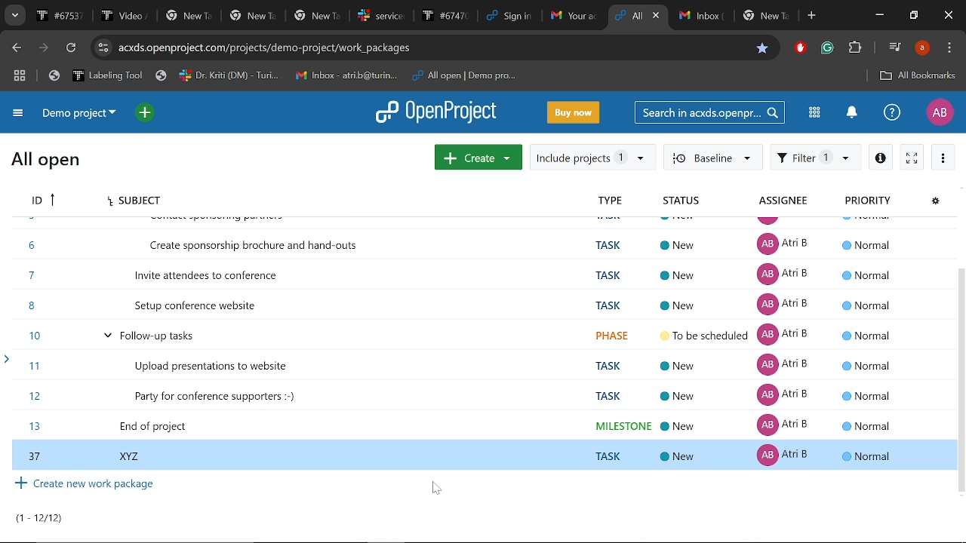  What do you see at coordinates (85, 486) in the screenshot?
I see `Create new work package` at bounding box center [85, 486].